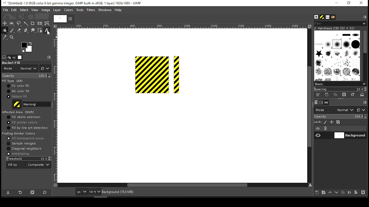  I want to click on switch to different modes, so click(45, 68).